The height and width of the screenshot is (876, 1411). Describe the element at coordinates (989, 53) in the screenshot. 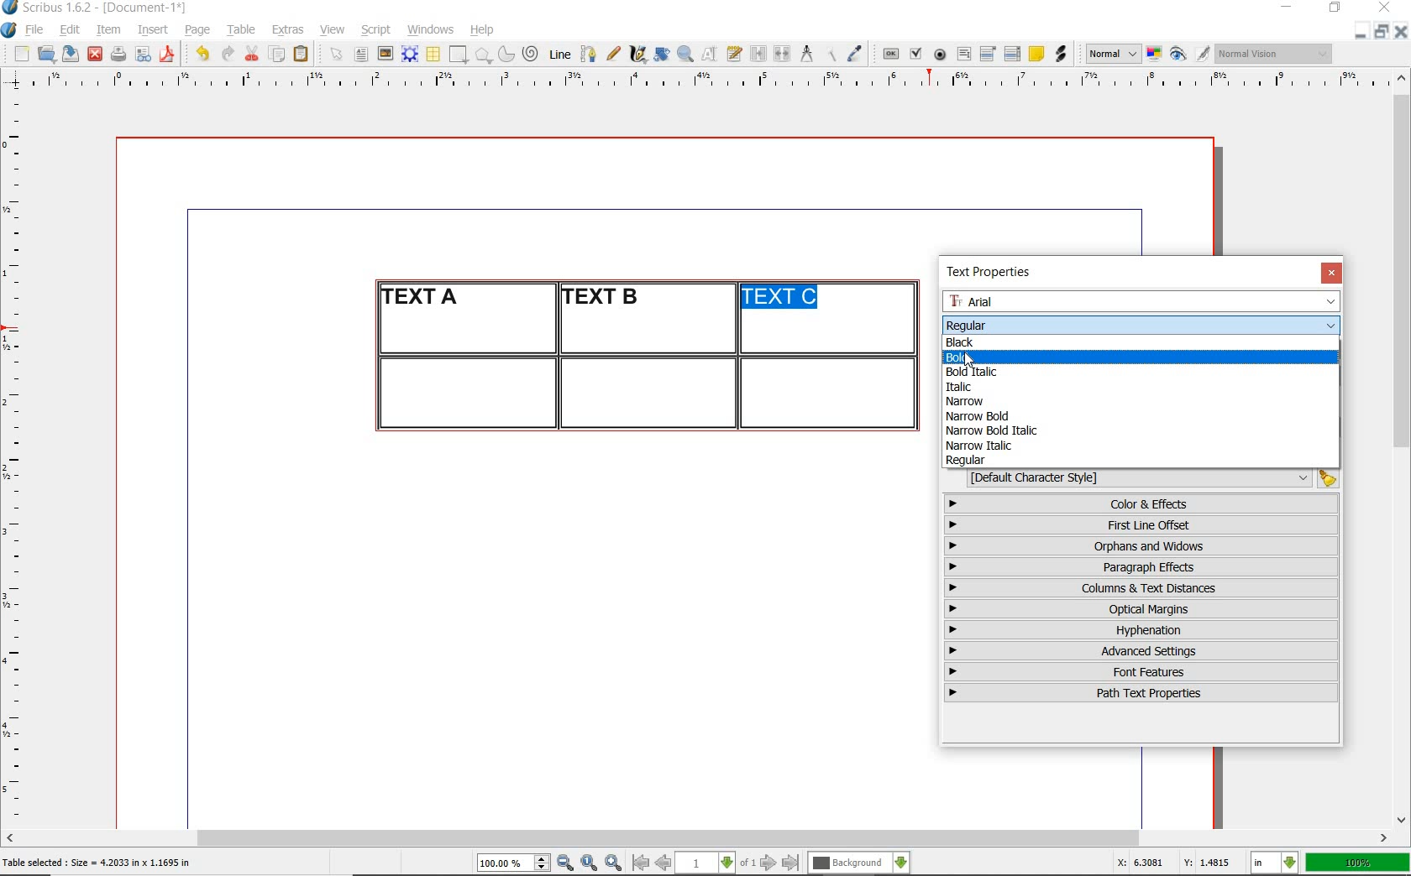

I see `pdf combo box` at that location.